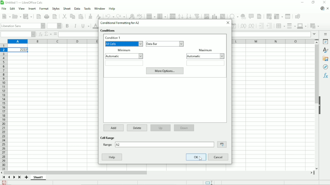 The image size is (330, 185). I want to click on Find and replace, so click(131, 16).